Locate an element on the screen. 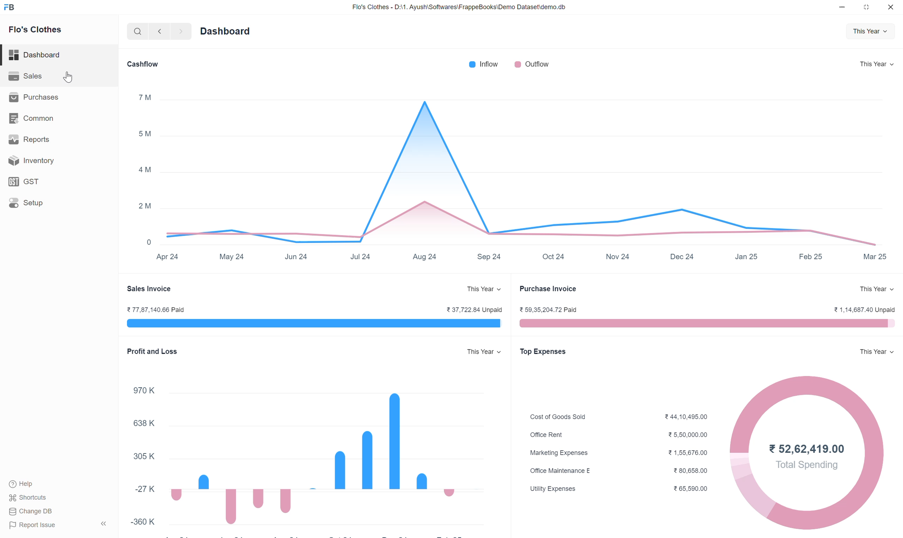 Image resolution: width=903 pixels, height=538 pixels. sales invoice  is located at coordinates (151, 288).